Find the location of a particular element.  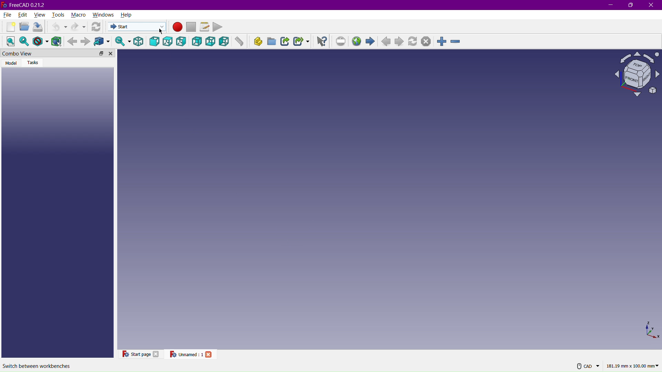

Set URL is located at coordinates (340, 41).